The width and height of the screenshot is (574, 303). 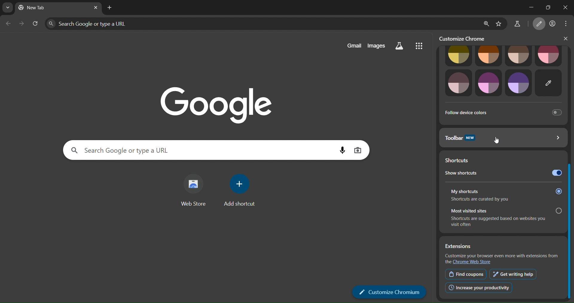 What do you see at coordinates (459, 83) in the screenshot?
I see `theme` at bounding box center [459, 83].